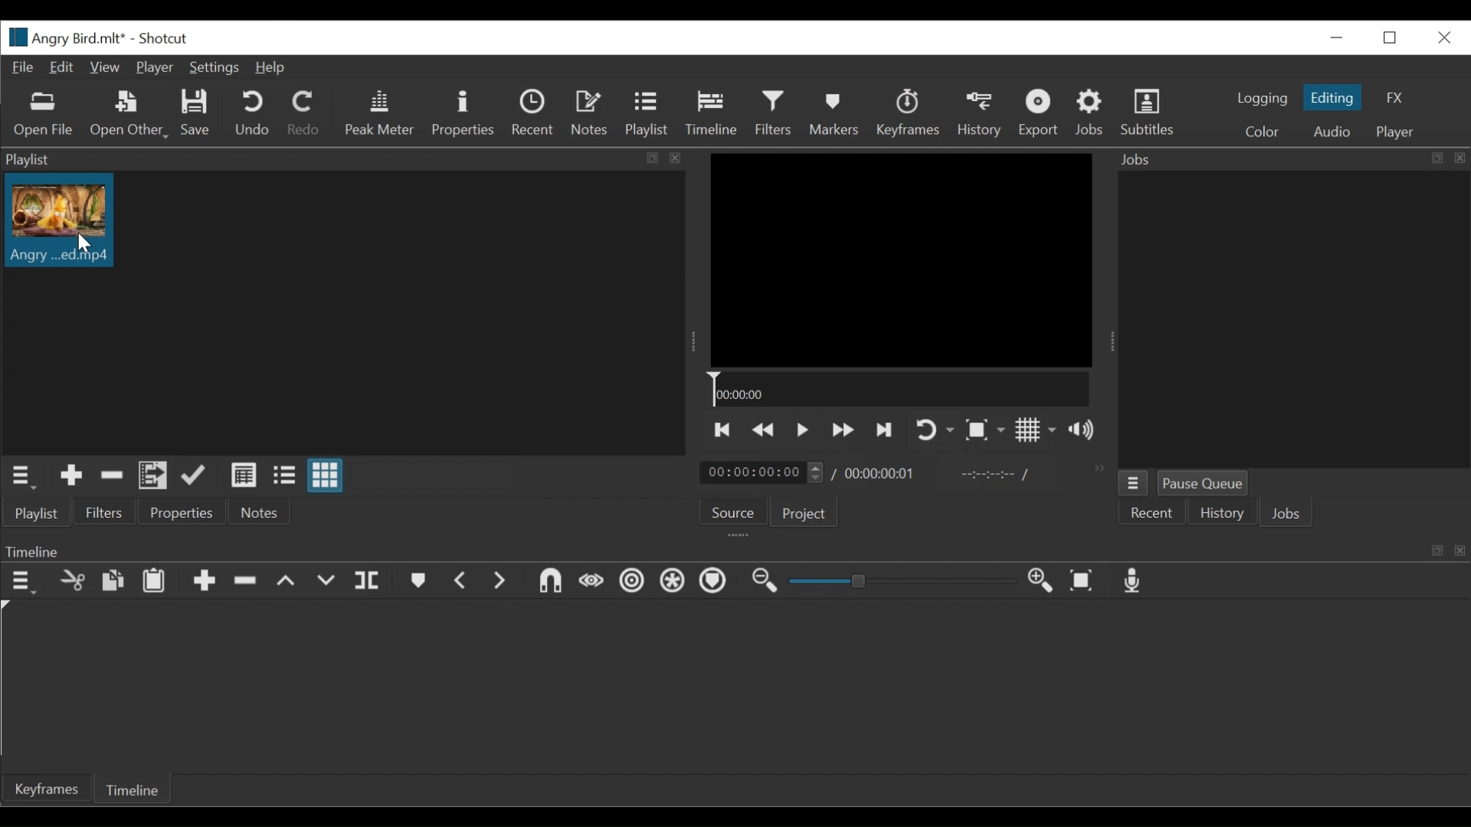 Image resolution: width=1471 pixels, height=827 pixels. I want to click on Play forward quickly, so click(845, 430).